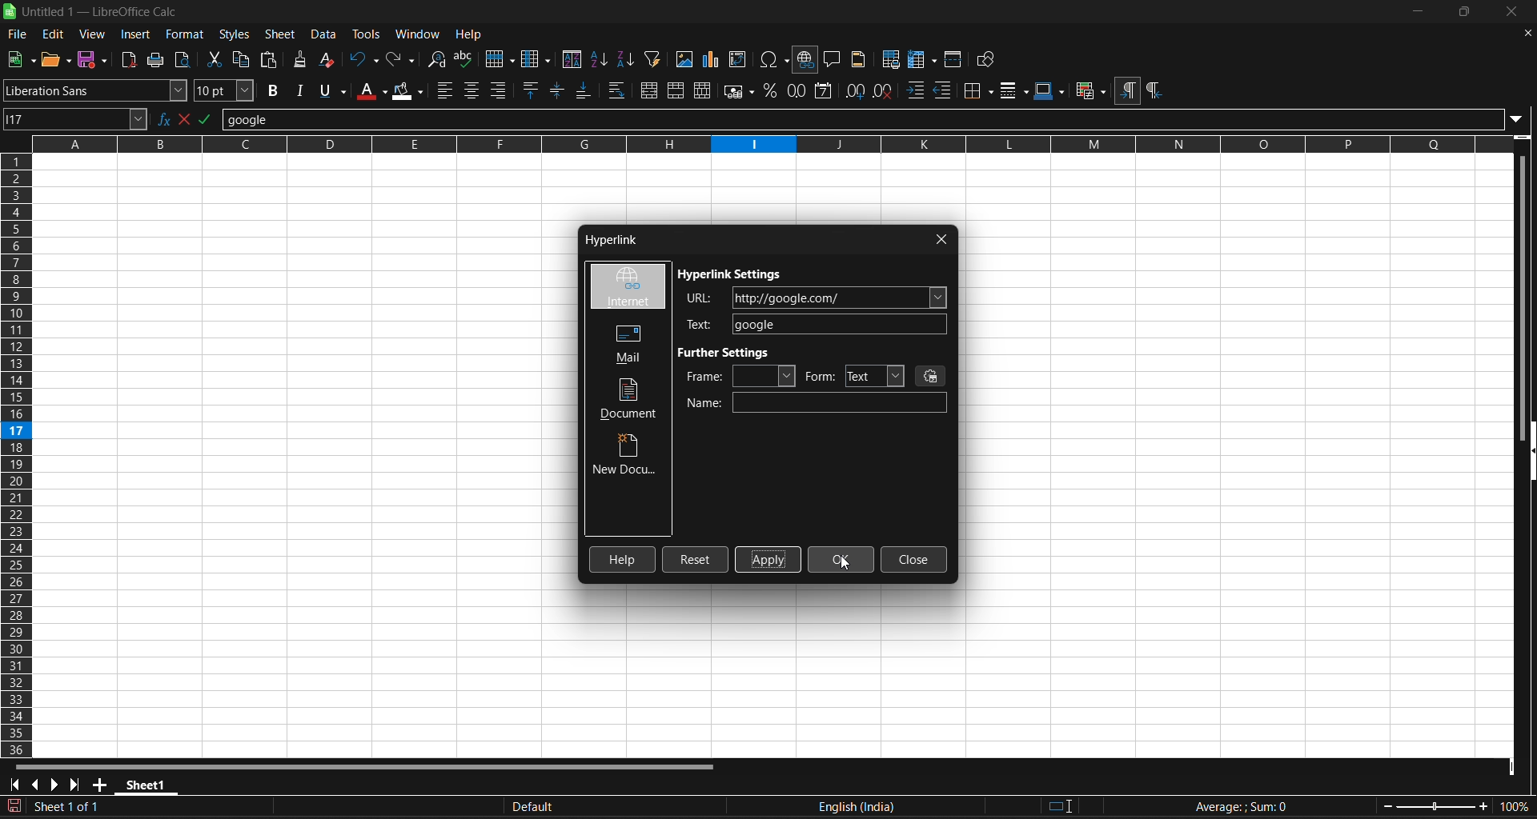 Image resolution: width=1537 pixels, height=819 pixels. Describe the element at coordinates (447, 90) in the screenshot. I see `align left` at that location.